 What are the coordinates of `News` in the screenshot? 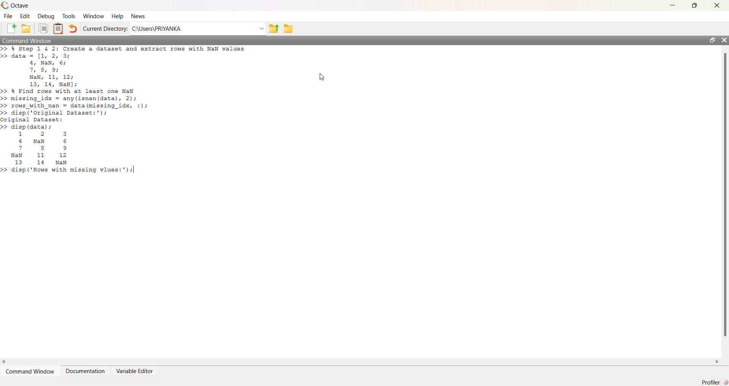 It's located at (139, 16).